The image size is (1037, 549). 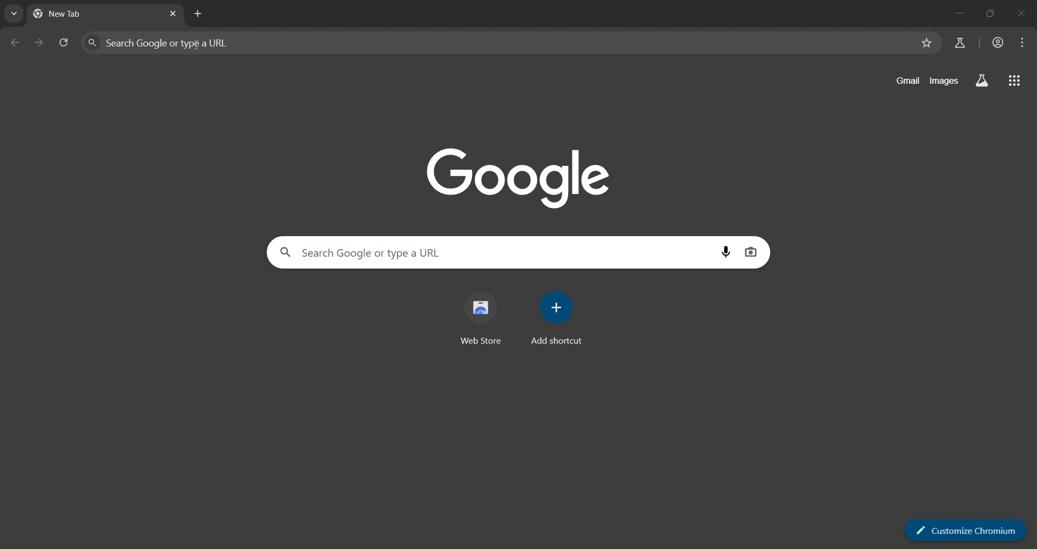 What do you see at coordinates (1016, 82) in the screenshot?
I see `google apps` at bounding box center [1016, 82].